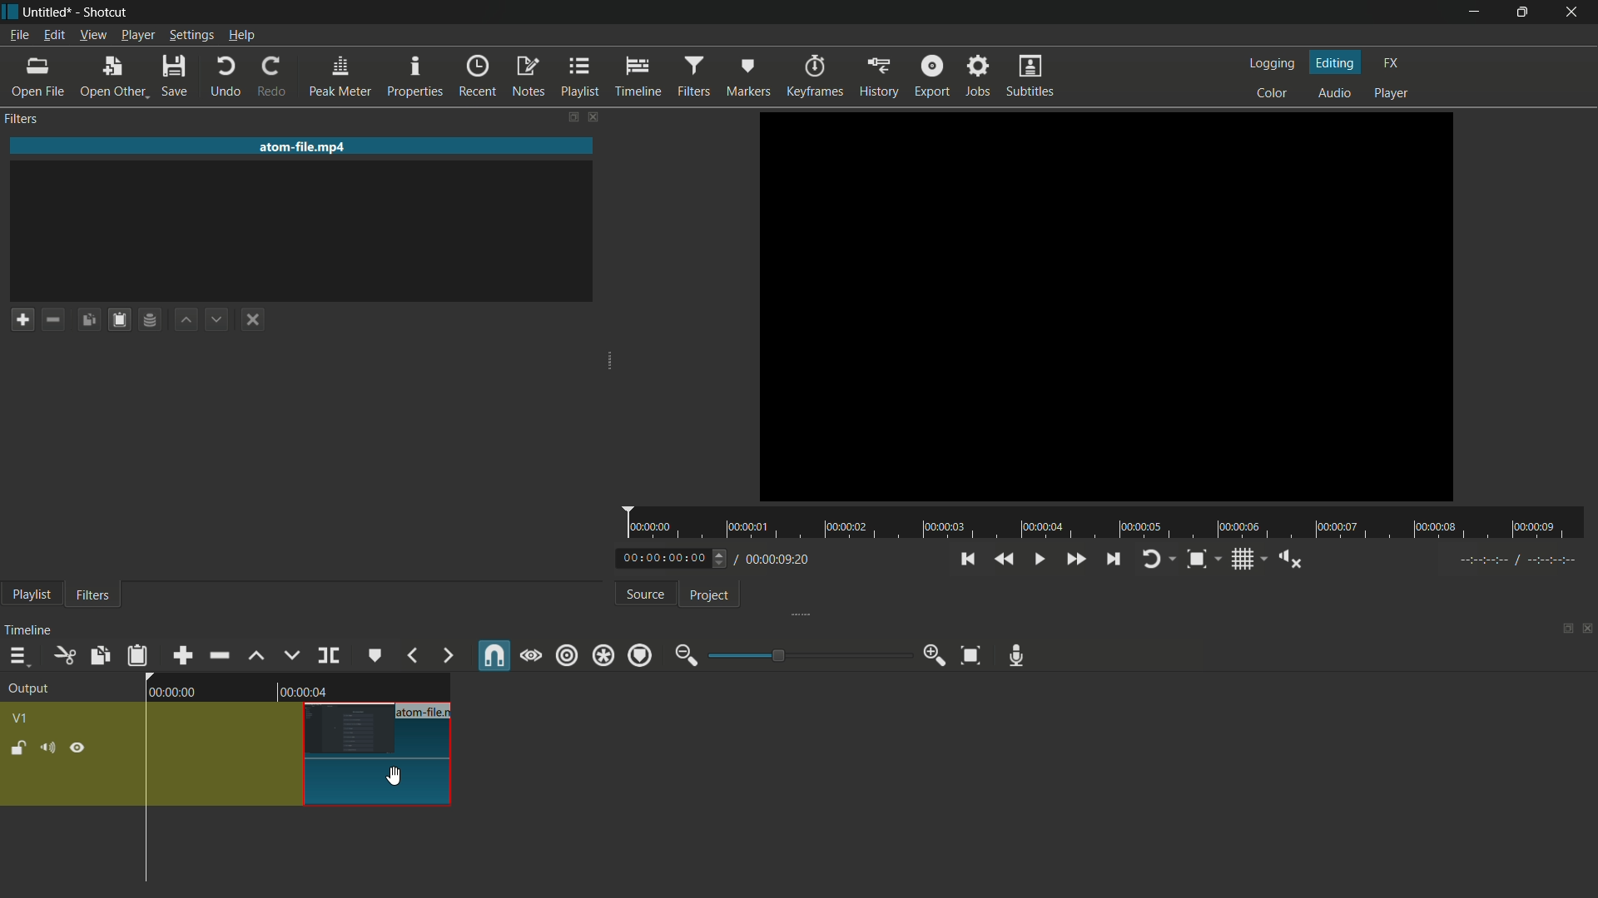  Describe the element at coordinates (305, 147) in the screenshot. I see `file name` at that location.